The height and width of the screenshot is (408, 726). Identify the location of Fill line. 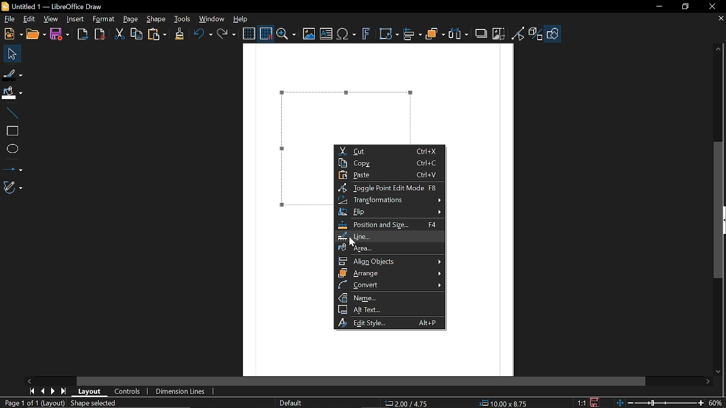
(12, 74).